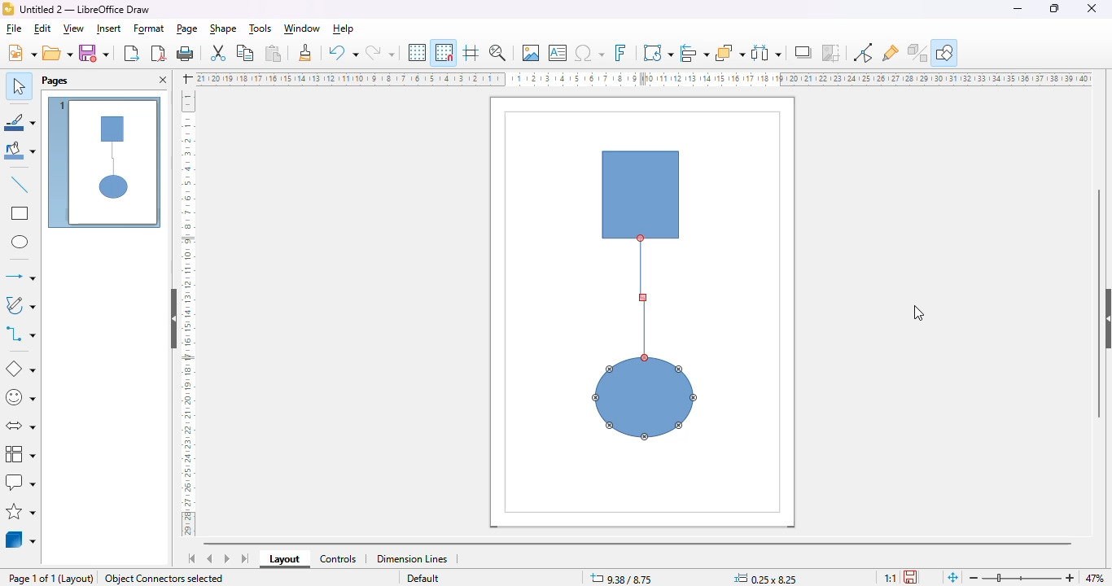  What do you see at coordinates (245, 53) in the screenshot?
I see `copy` at bounding box center [245, 53].